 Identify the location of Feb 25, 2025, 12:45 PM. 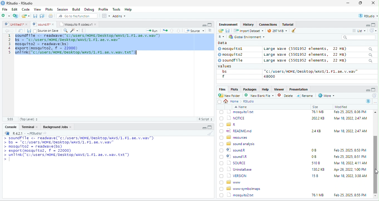
(351, 120).